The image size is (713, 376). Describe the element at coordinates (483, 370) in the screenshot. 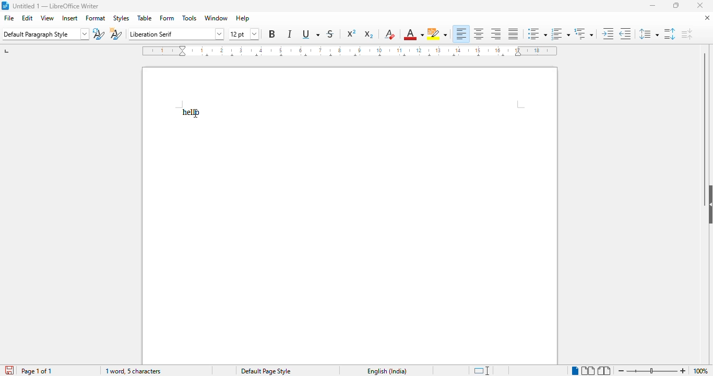

I see `standard selection` at that location.